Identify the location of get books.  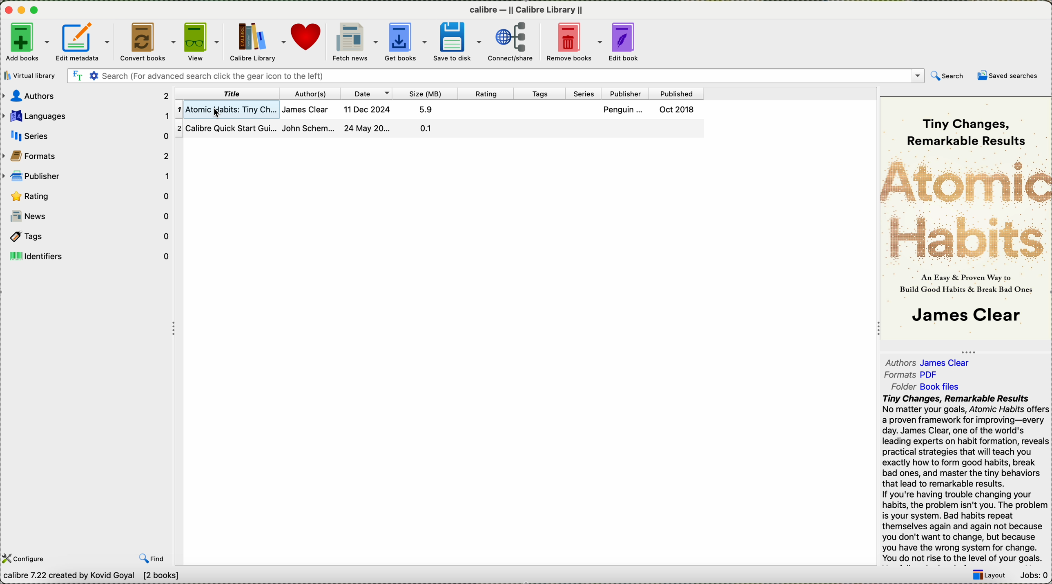
(405, 42).